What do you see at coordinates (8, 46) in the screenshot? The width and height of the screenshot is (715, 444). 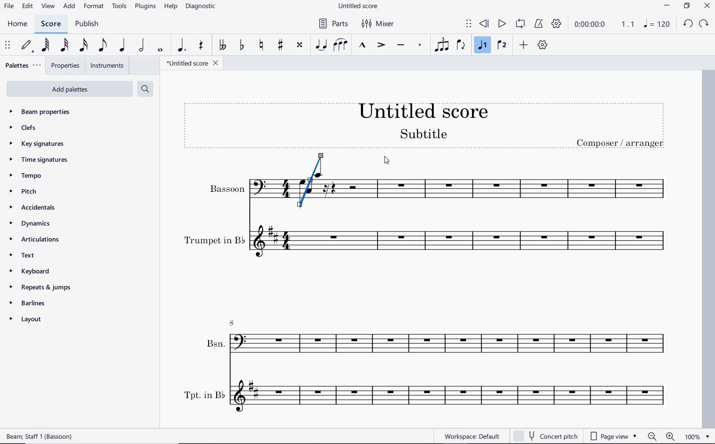 I see `select to move` at bounding box center [8, 46].